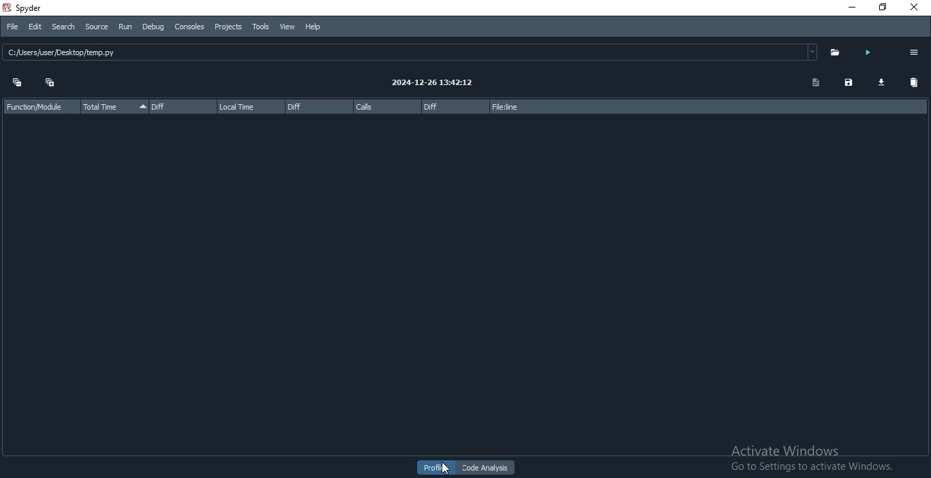 The image size is (931, 478). Describe the element at coordinates (260, 27) in the screenshot. I see `Tools` at that location.